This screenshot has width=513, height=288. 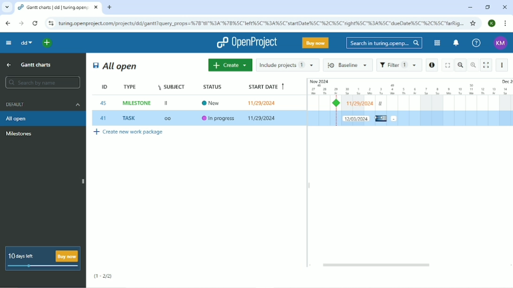 What do you see at coordinates (131, 118) in the screenshot?
I see `TASK` at bounding box center [131, 118].